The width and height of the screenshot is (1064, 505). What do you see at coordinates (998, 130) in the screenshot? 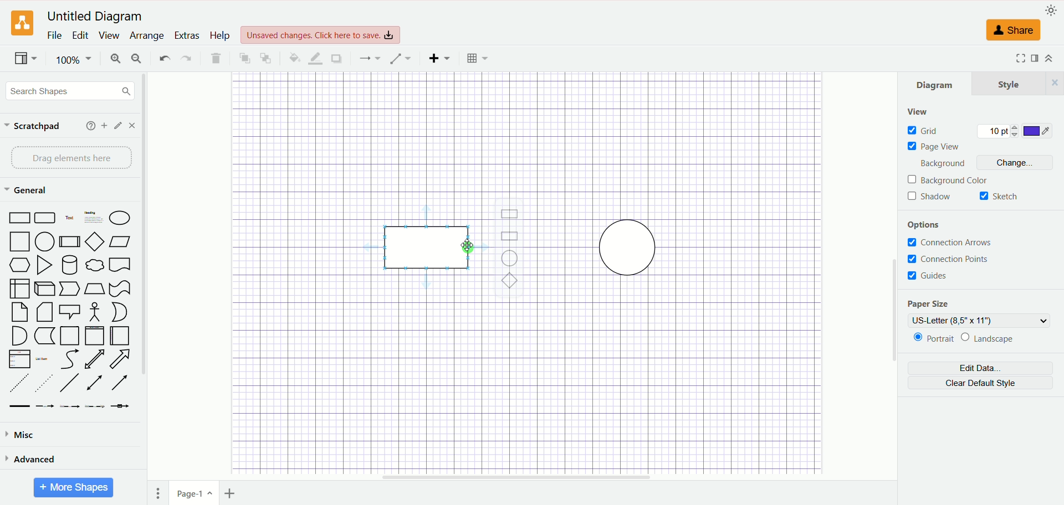
I see `10 pt` at bounding box center [998, 130].